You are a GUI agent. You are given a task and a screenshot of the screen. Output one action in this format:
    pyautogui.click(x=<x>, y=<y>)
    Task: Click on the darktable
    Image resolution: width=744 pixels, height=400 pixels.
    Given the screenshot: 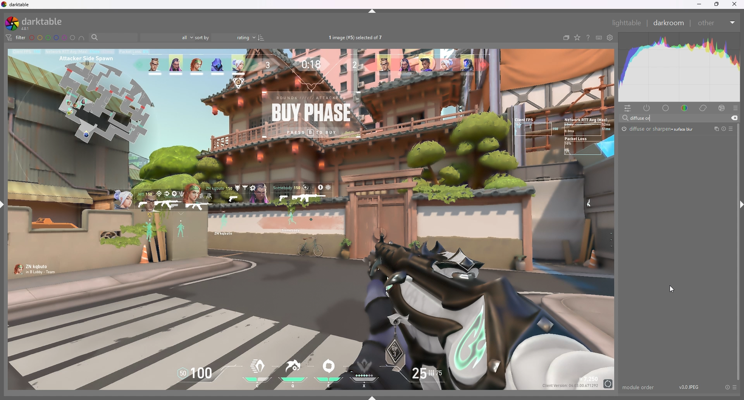 What is the action you would take?
    pyautogui.click(x=36, y=23)
    